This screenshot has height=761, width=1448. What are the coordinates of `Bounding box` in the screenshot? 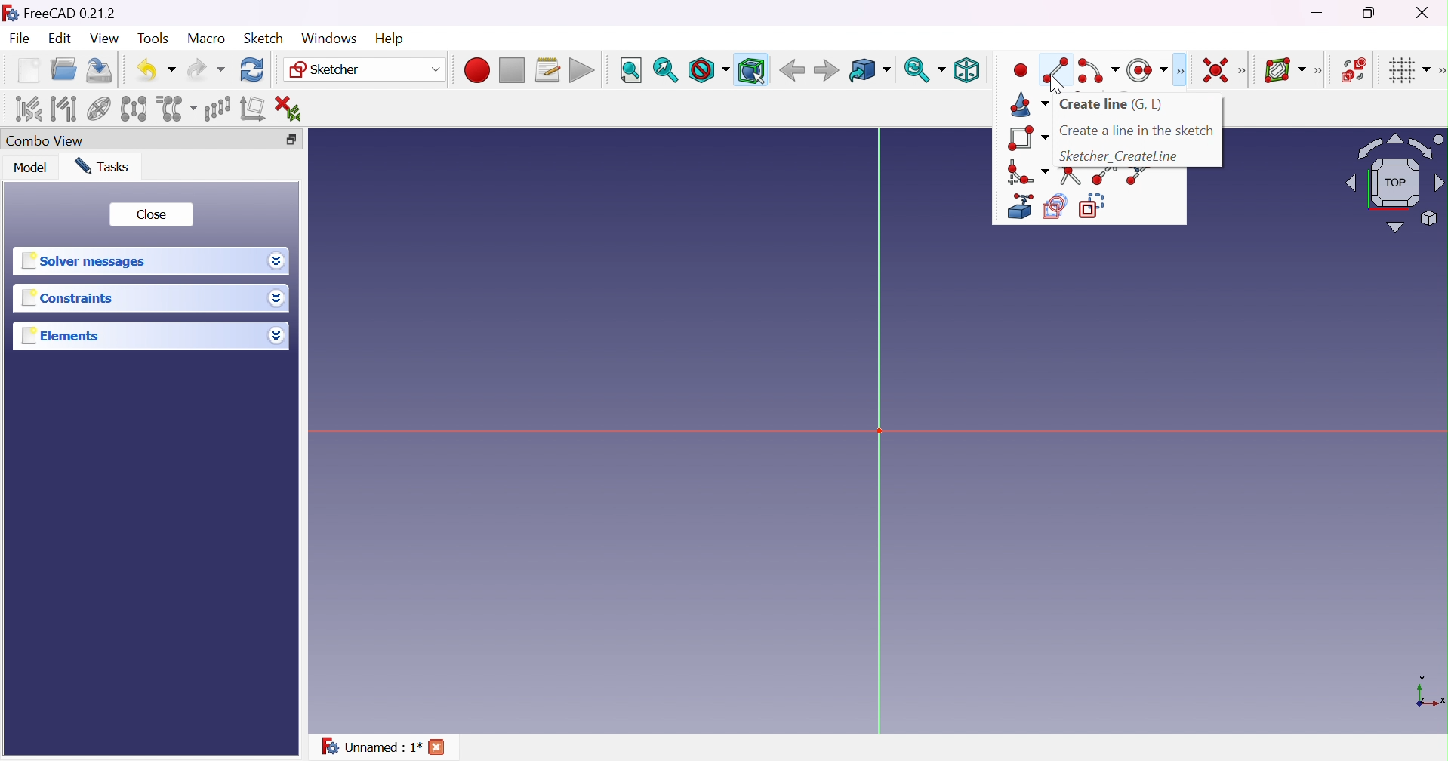 It's located at (750, 69).